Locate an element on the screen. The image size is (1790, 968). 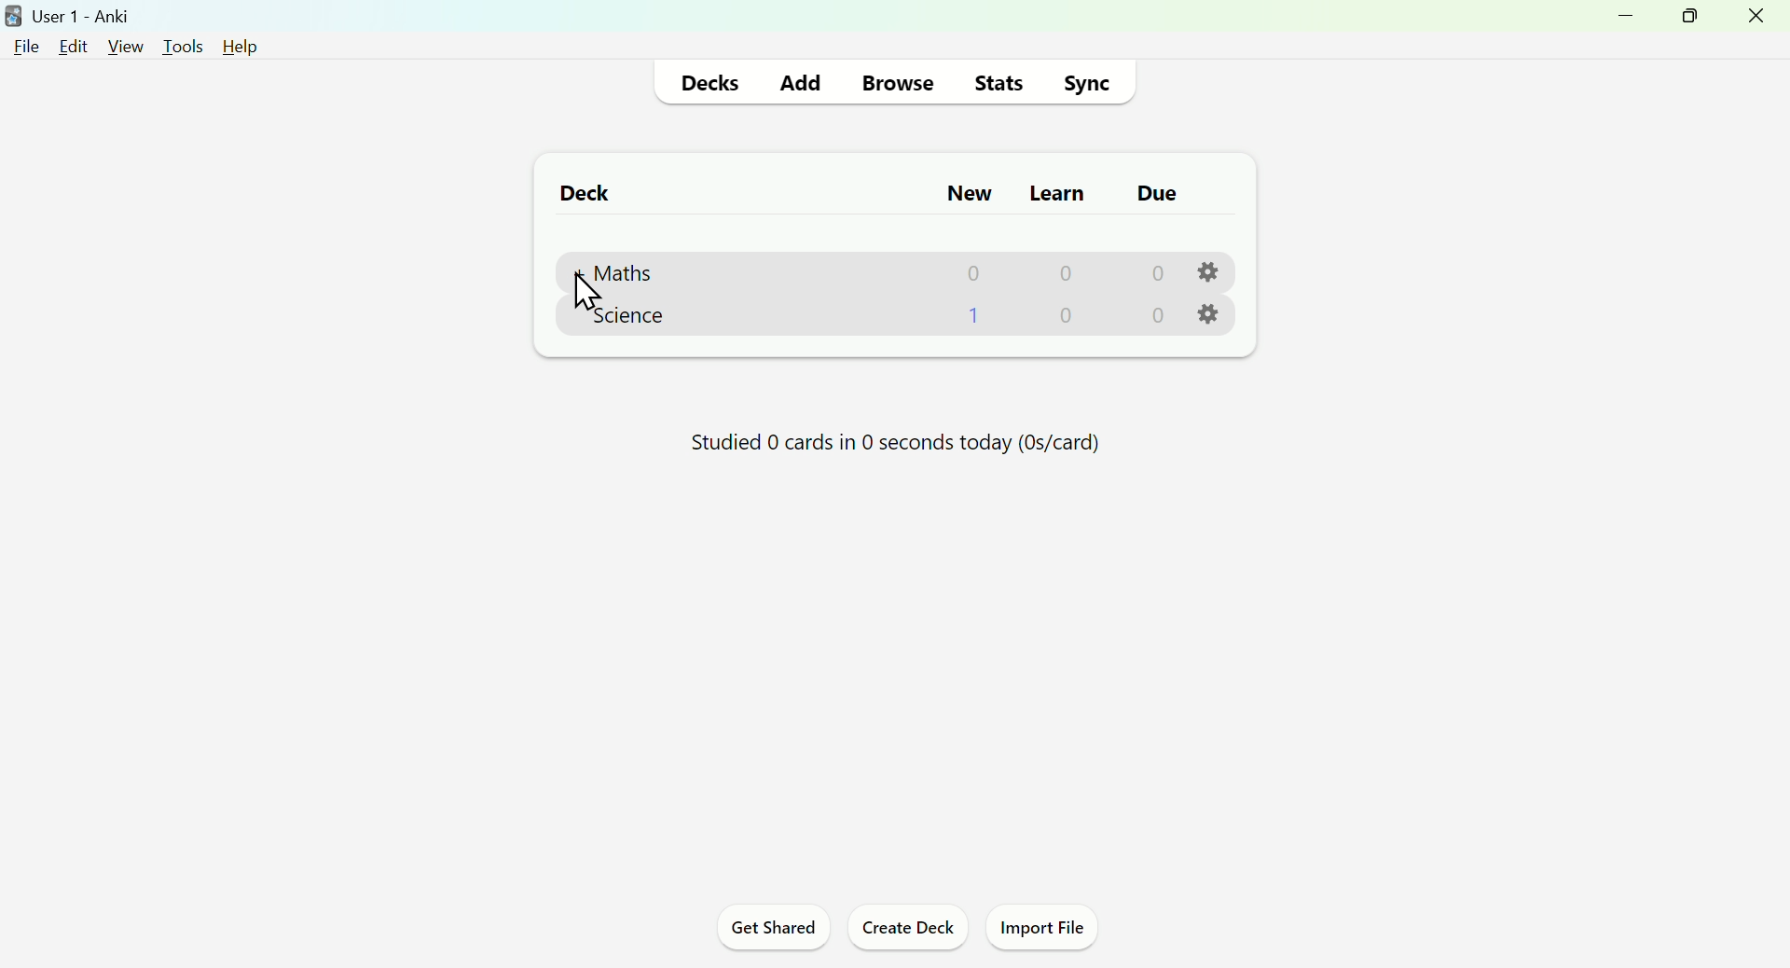
0 is located at coordinates (1068, 317).